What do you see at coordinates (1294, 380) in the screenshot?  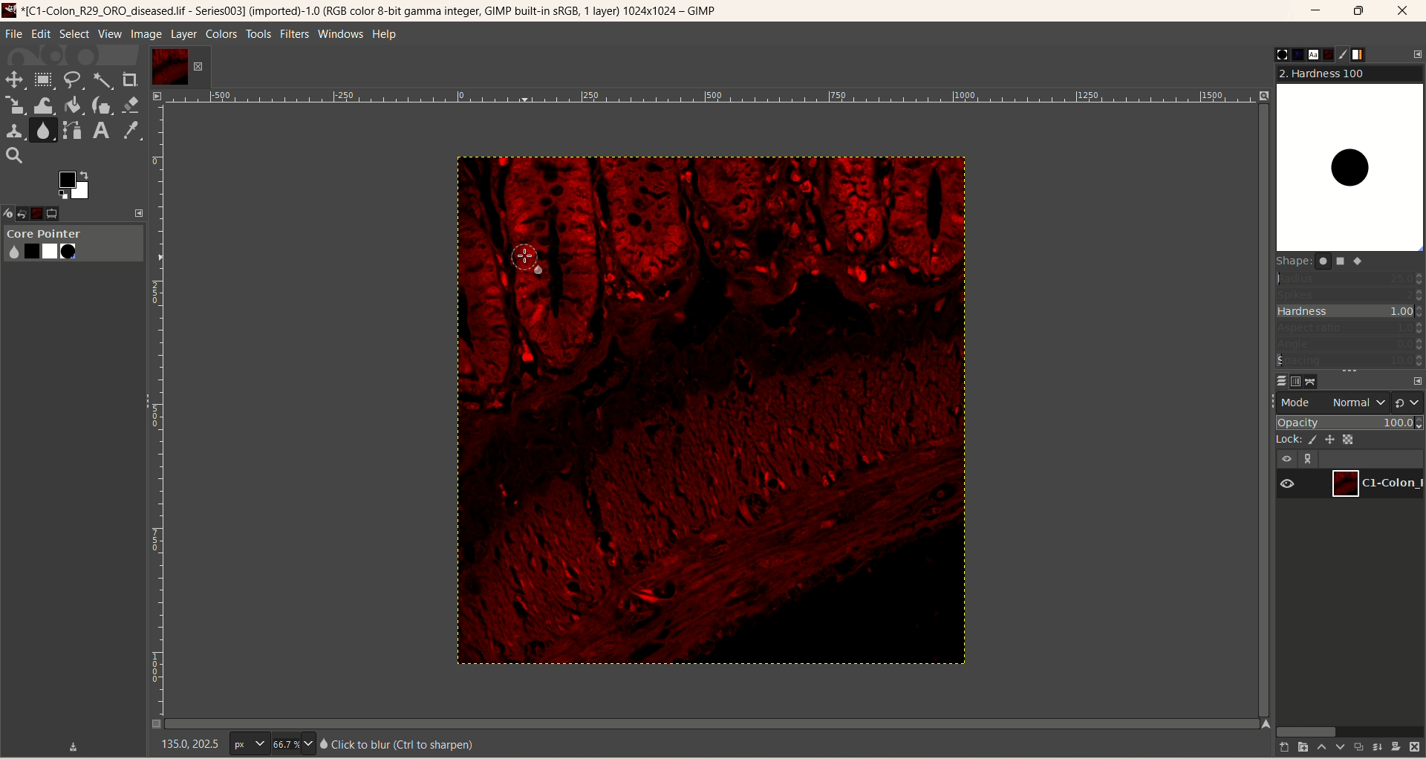 I see `channels` at bounding box center [1294, 380].